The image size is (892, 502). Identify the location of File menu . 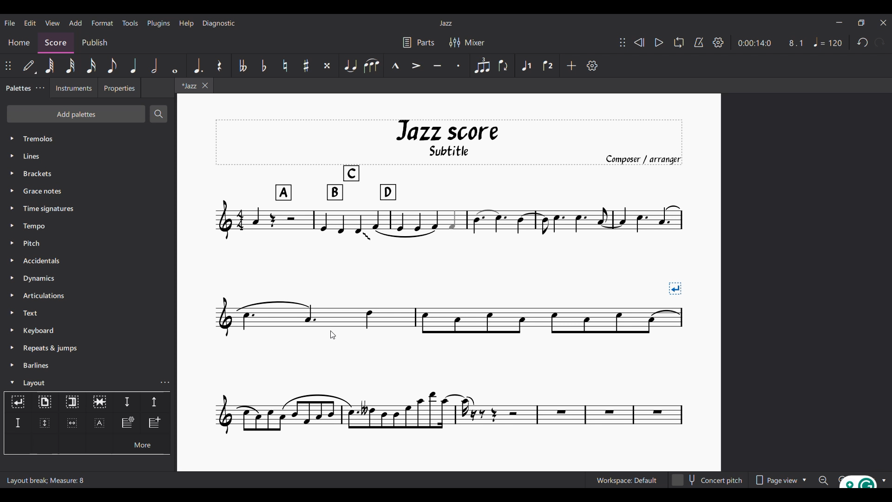
(10, 23).